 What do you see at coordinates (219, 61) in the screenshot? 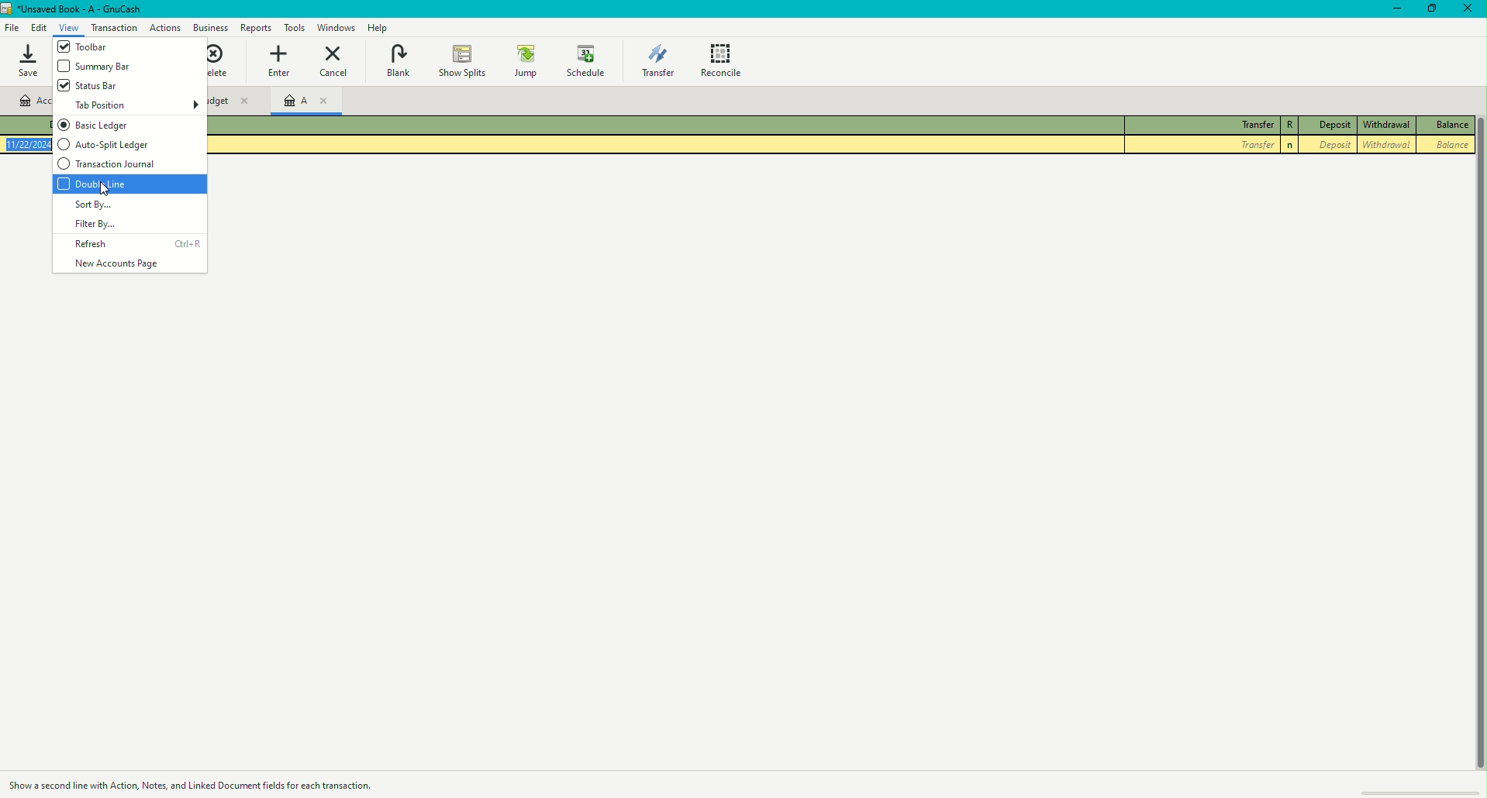
I see `Delete` at bounding box center [219, 61].